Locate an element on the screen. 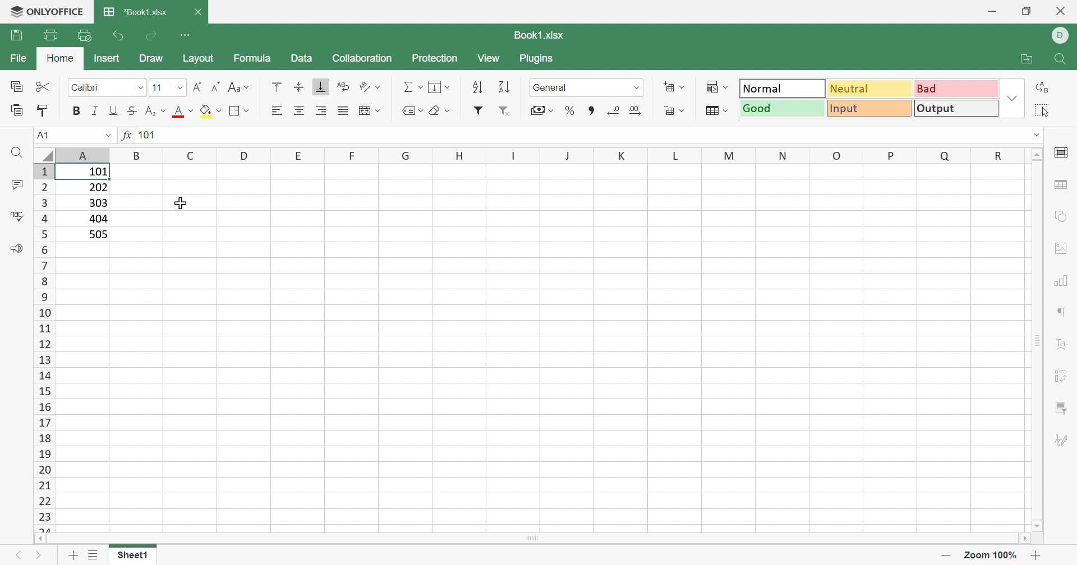 The height and width of the screenshot is (565, 1077). Insert cells is located at coordinates (675, 87).